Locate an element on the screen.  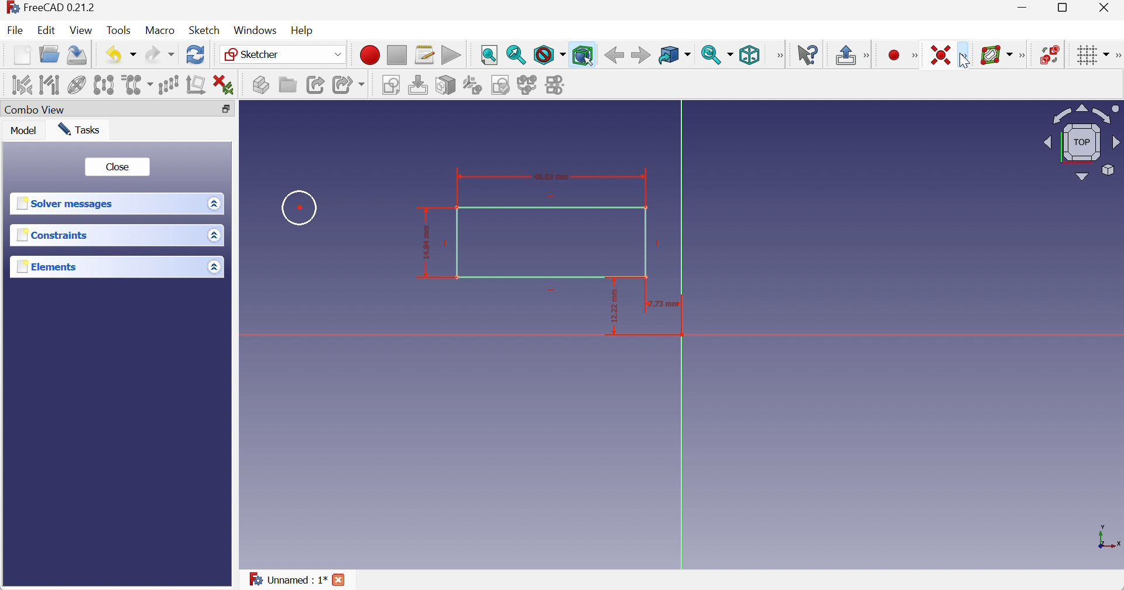
Back is located at coordinates (614, 56).